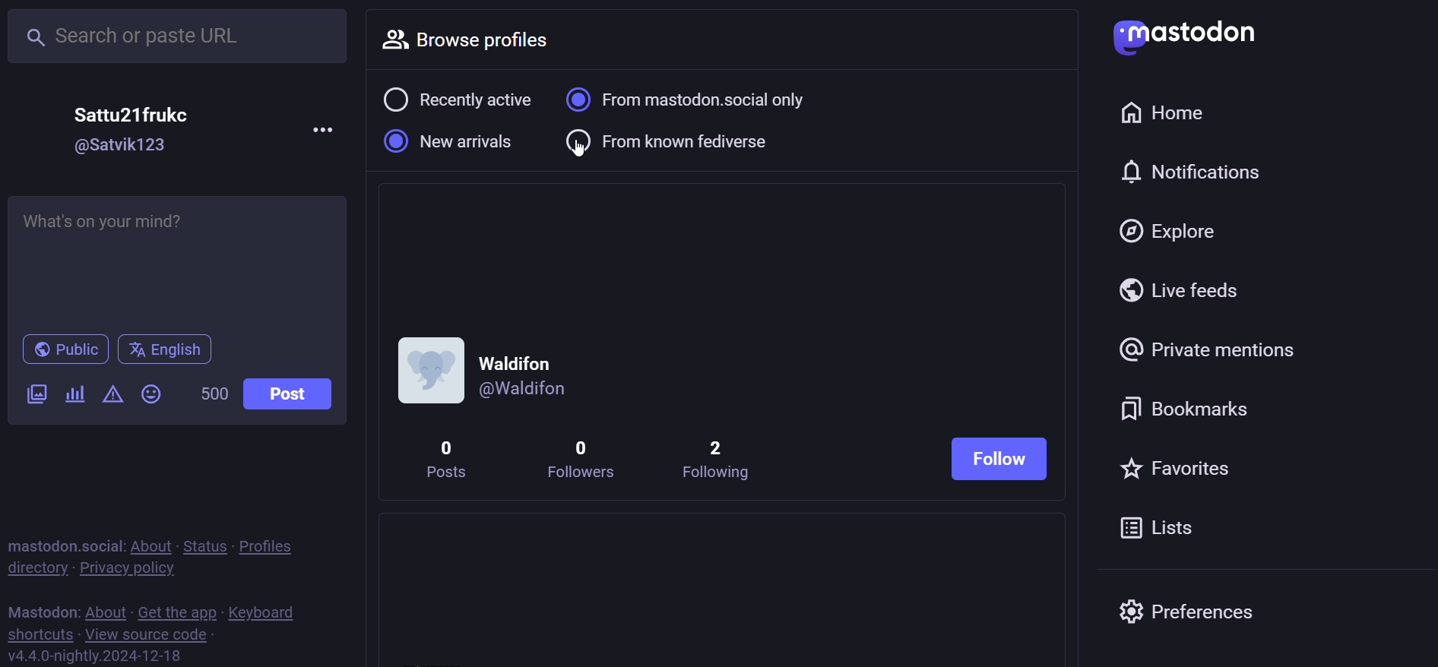  Describe the element at coordinates (1002, 456) in the screenshot. I see `follow` at that location.